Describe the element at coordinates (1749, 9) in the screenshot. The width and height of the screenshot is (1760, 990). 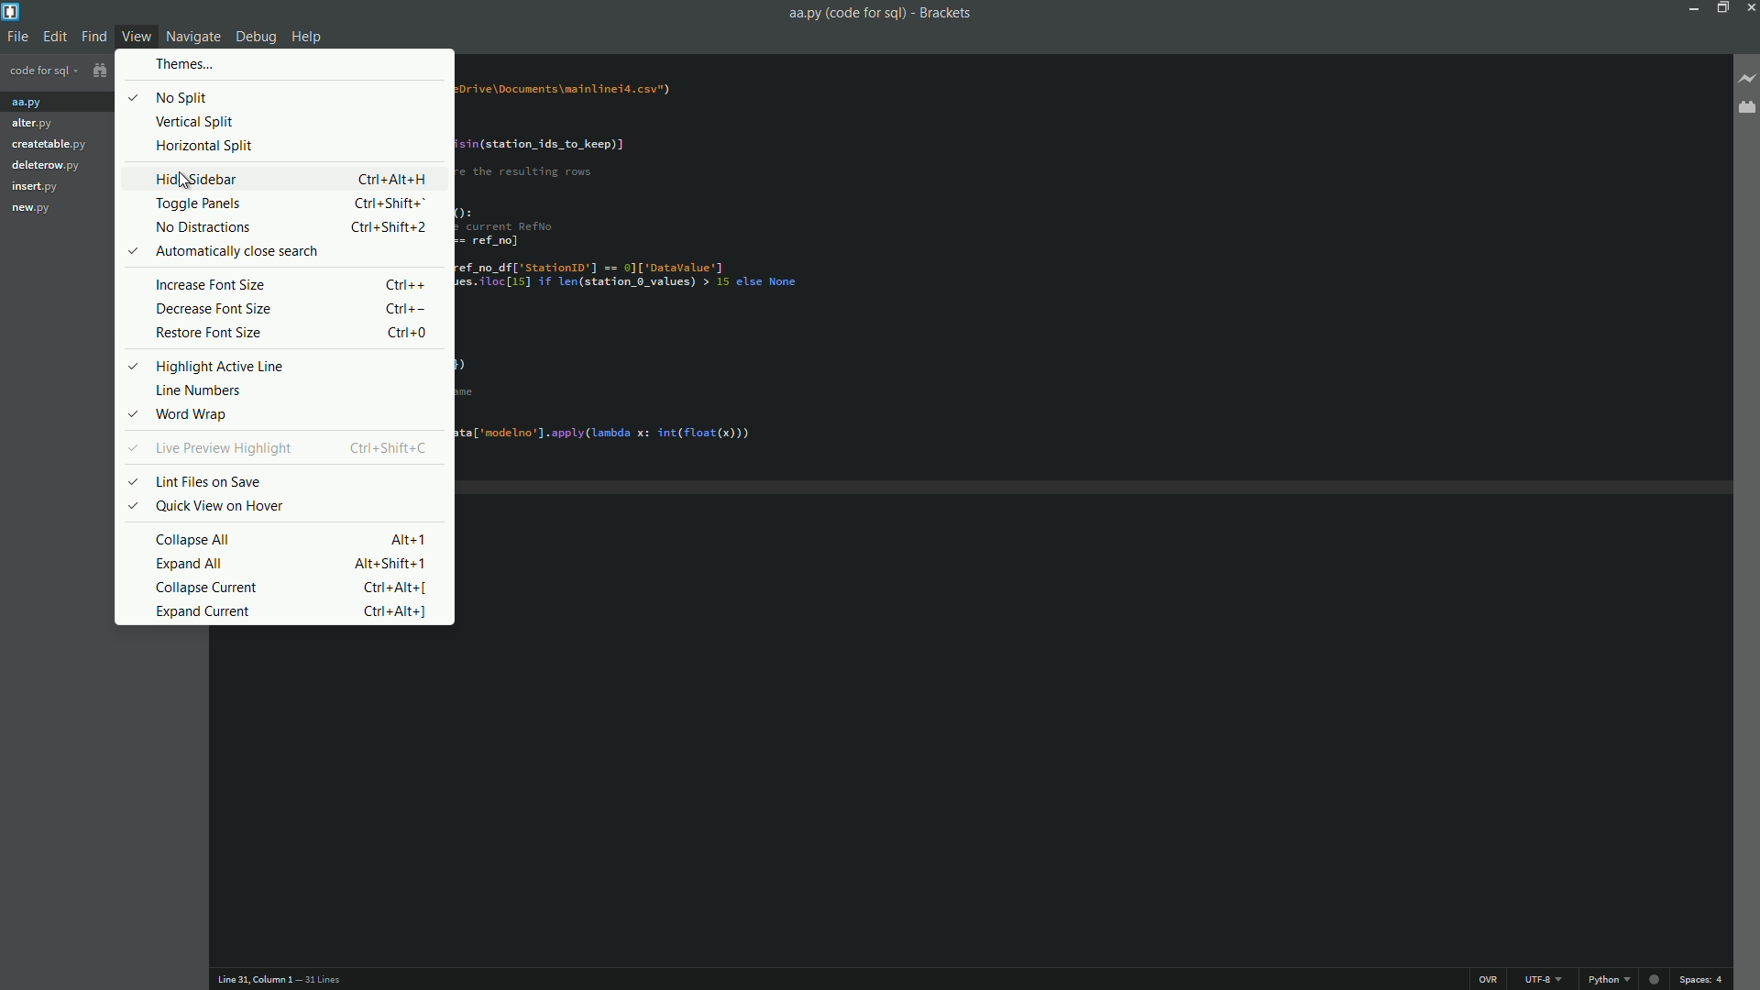
I see `close app button` at that location.